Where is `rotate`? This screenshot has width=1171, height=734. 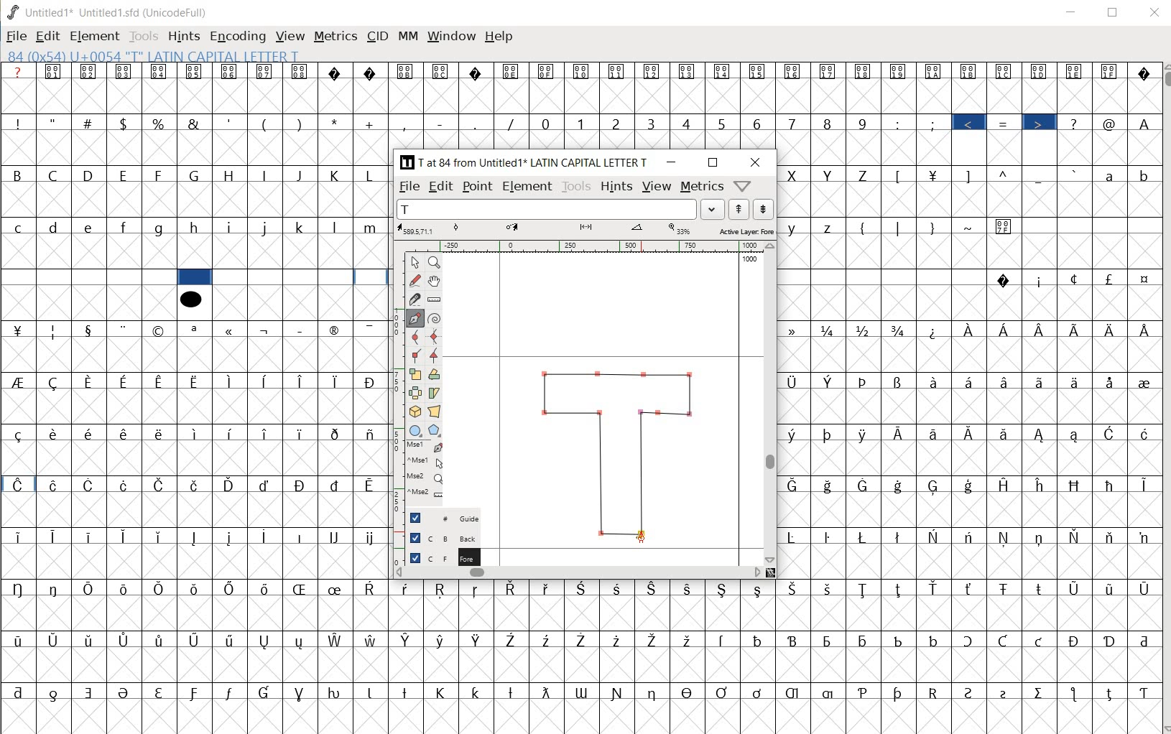 rotate is located at coordinates (437, 375).